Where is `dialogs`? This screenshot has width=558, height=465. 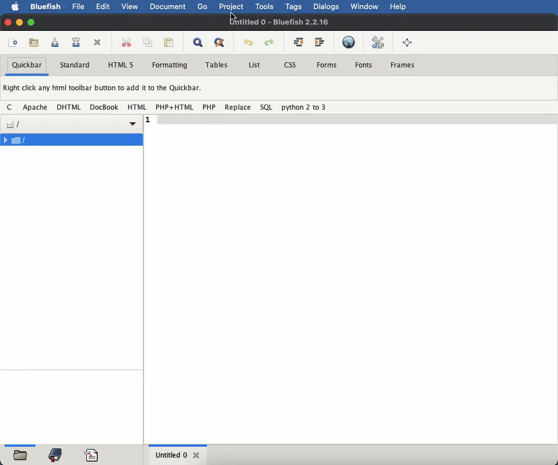 dialogs is located at coordinates (326, 6).